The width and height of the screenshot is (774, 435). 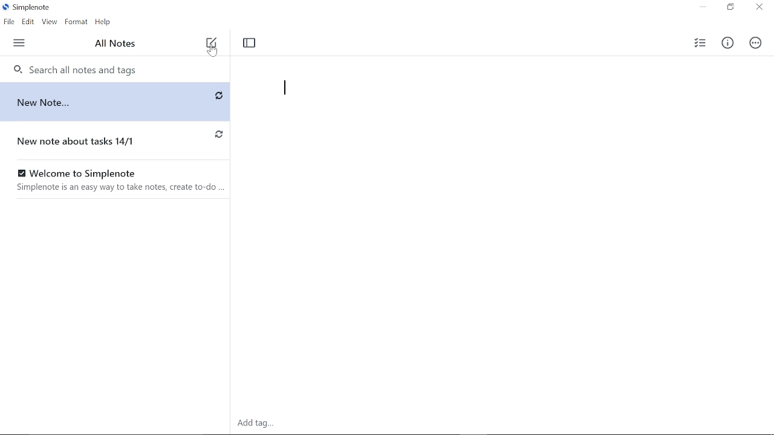 What do you see at coordinates (114, 69) in the screenshot?
I see `Search all notes and tags` at bounding box center [114, 69].